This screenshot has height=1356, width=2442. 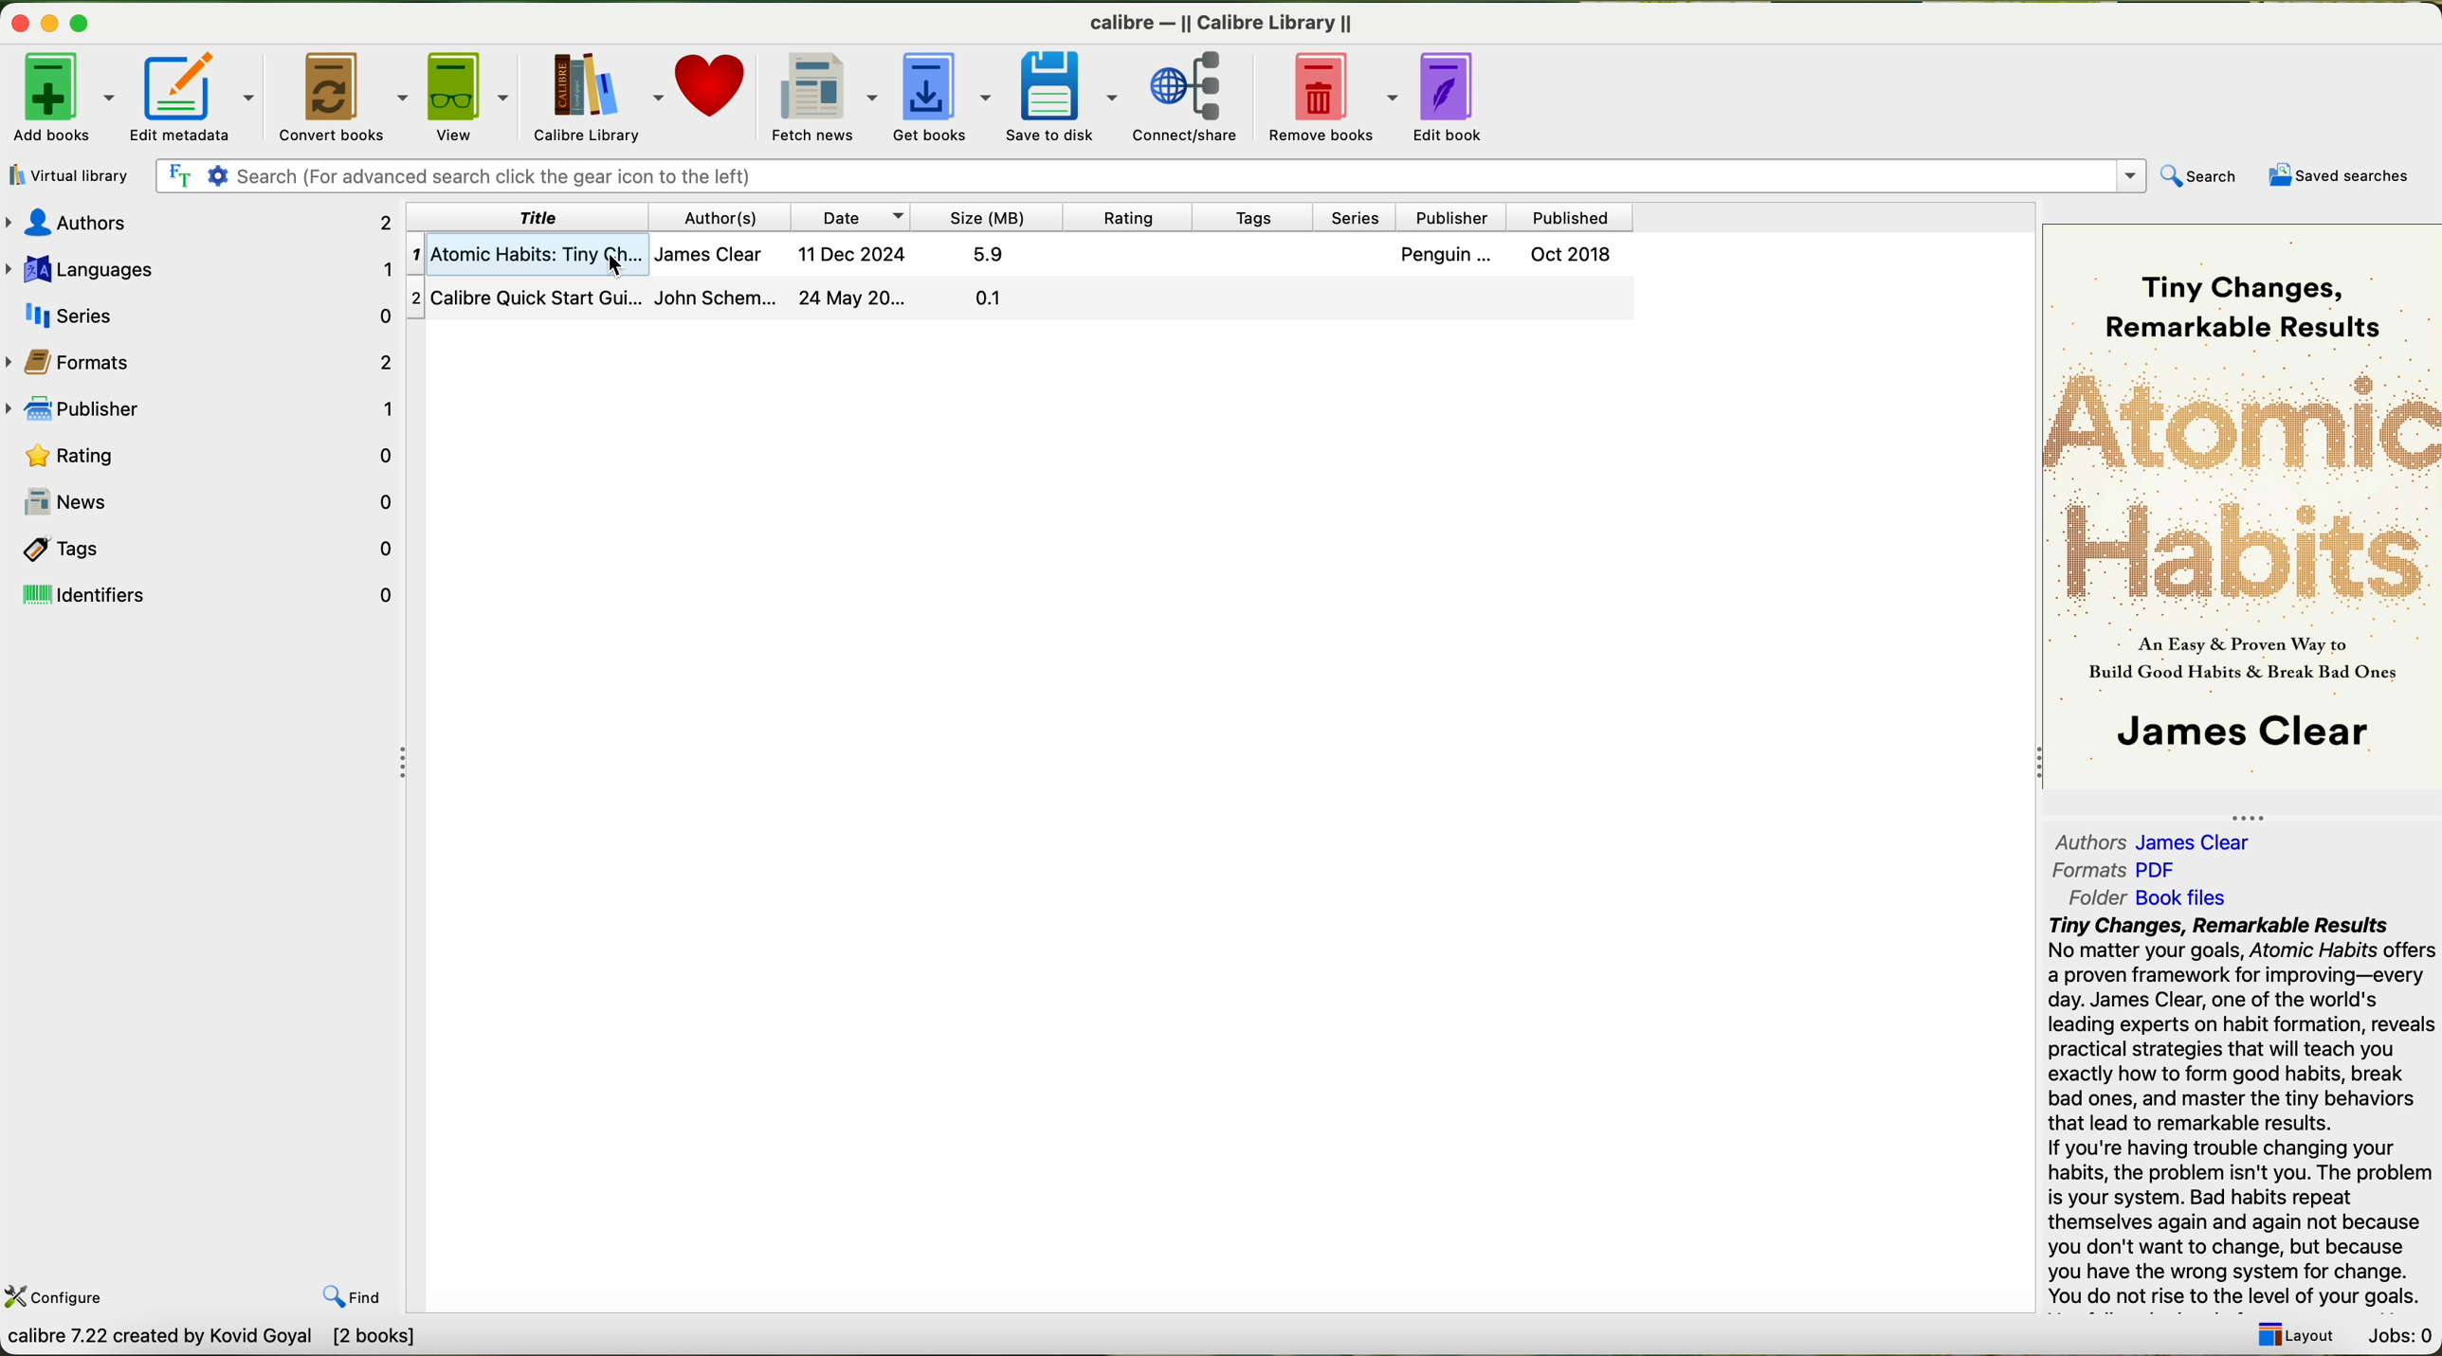 I want to click on published, so click(x=1572, y=216).